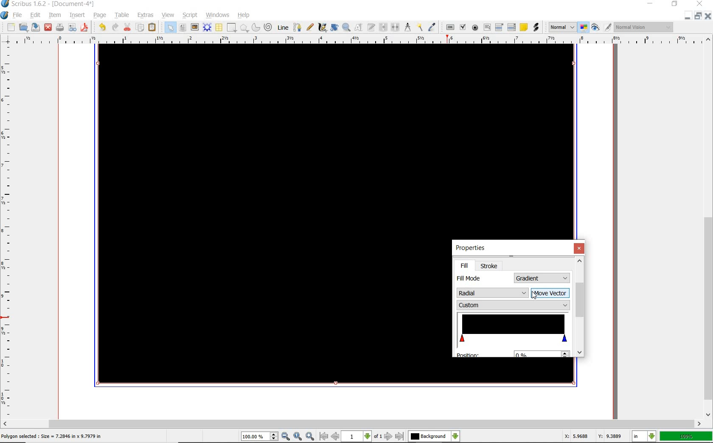 Image resolution: width=713 pixels, height=443 pixels. I want to click on item, so click(54, 15).